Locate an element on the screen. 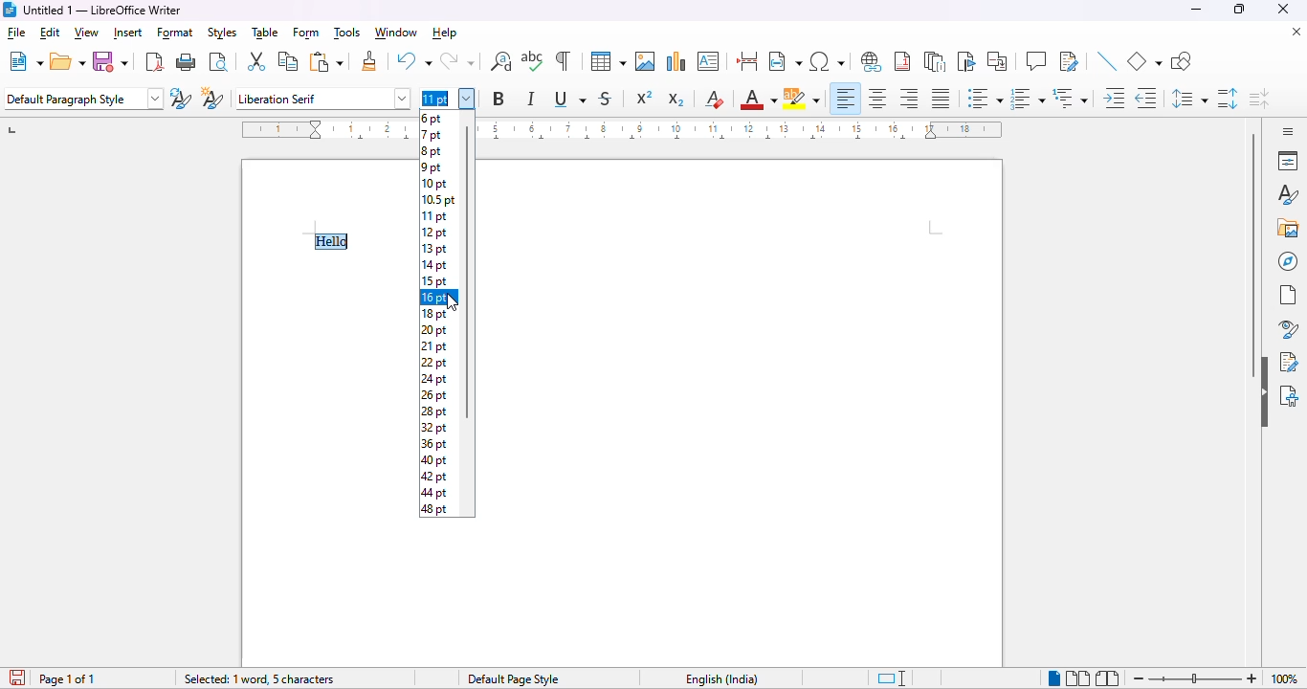 This screenshot has width=1307, height=689. tools is located at coordinates (346, 33).